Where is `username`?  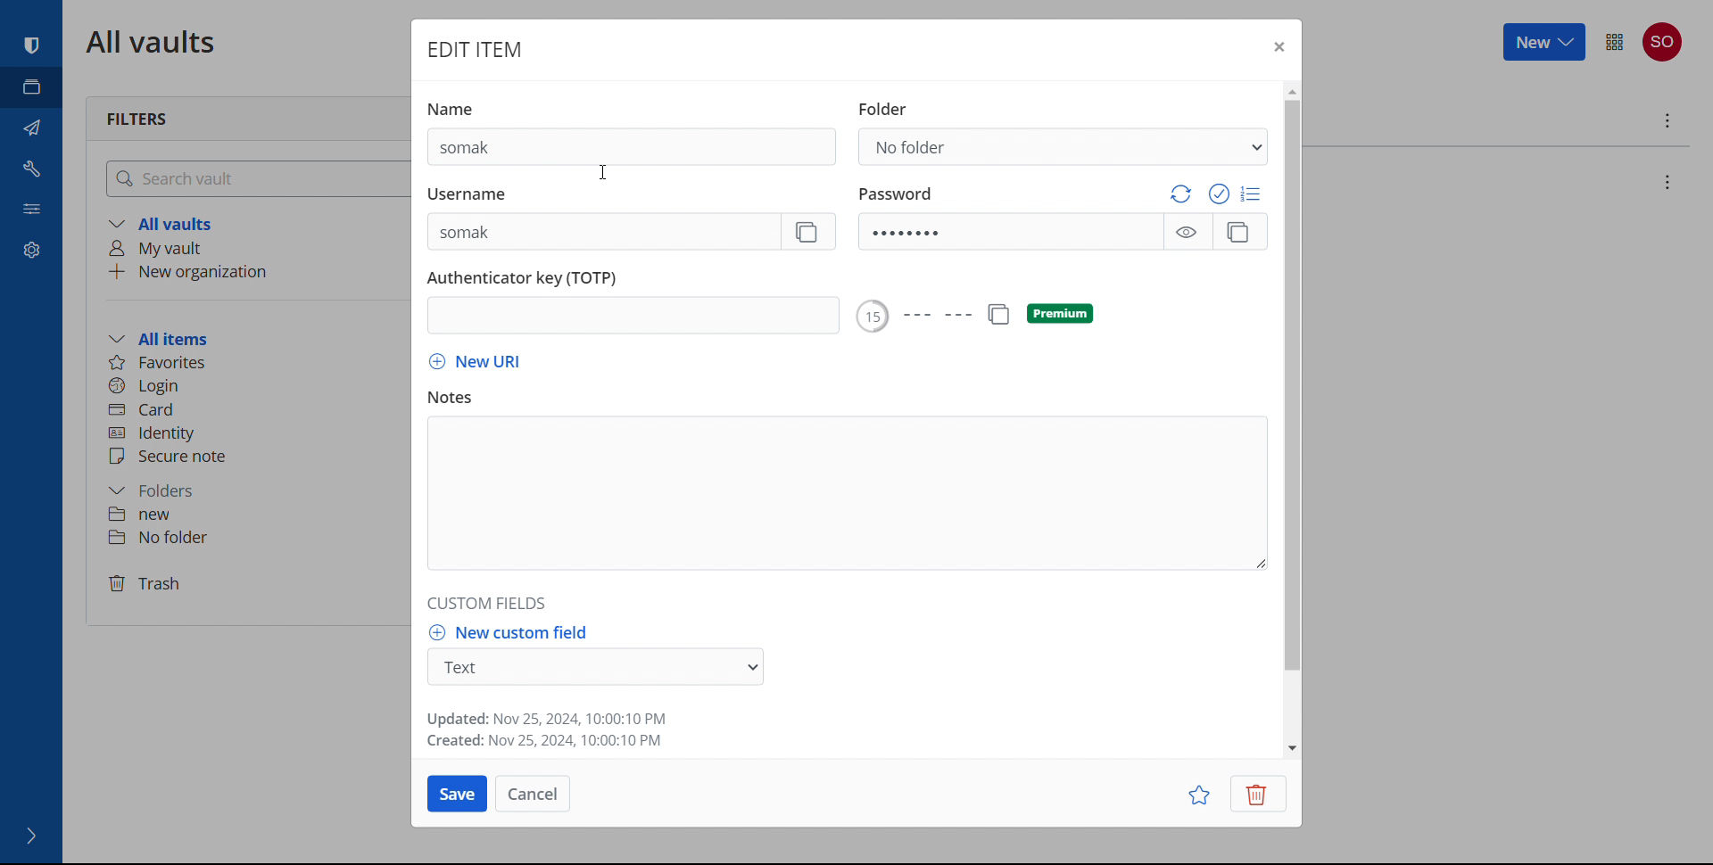
username is located at coordinates (479, 194).